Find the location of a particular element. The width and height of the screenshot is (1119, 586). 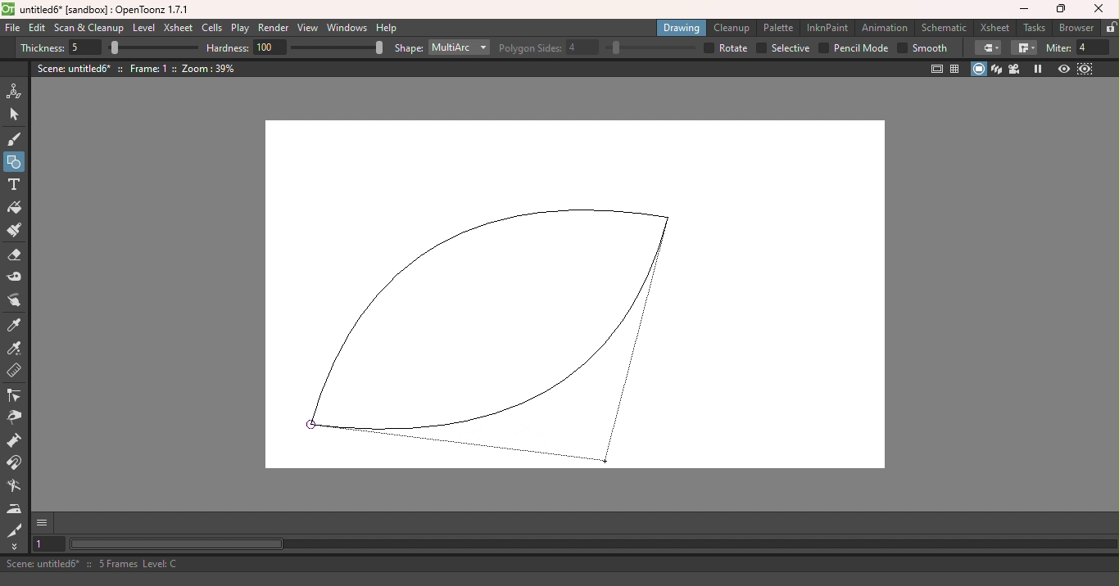

Geometric tool is located at coordinates (15, 162).